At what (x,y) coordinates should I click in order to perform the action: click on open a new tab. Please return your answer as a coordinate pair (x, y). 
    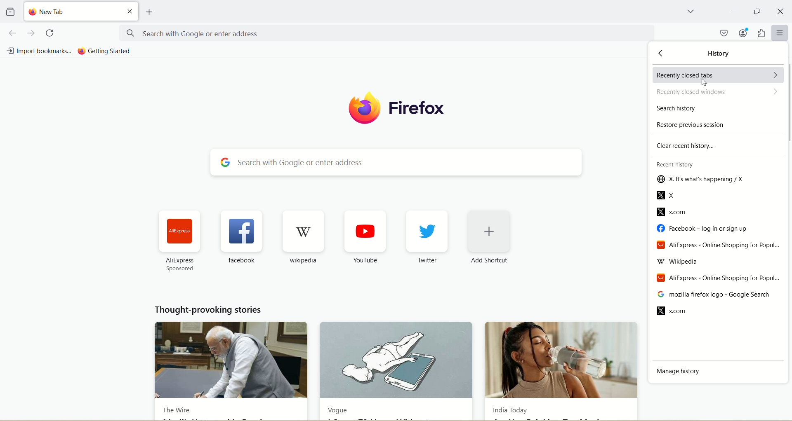
    Looking at the image, I should click on (150, 12).